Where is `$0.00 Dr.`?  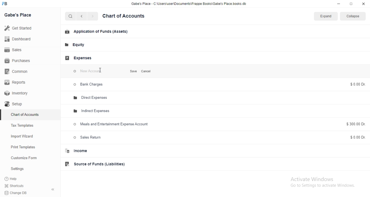
$0.00 Dr. is located at coordinates (358, 137).